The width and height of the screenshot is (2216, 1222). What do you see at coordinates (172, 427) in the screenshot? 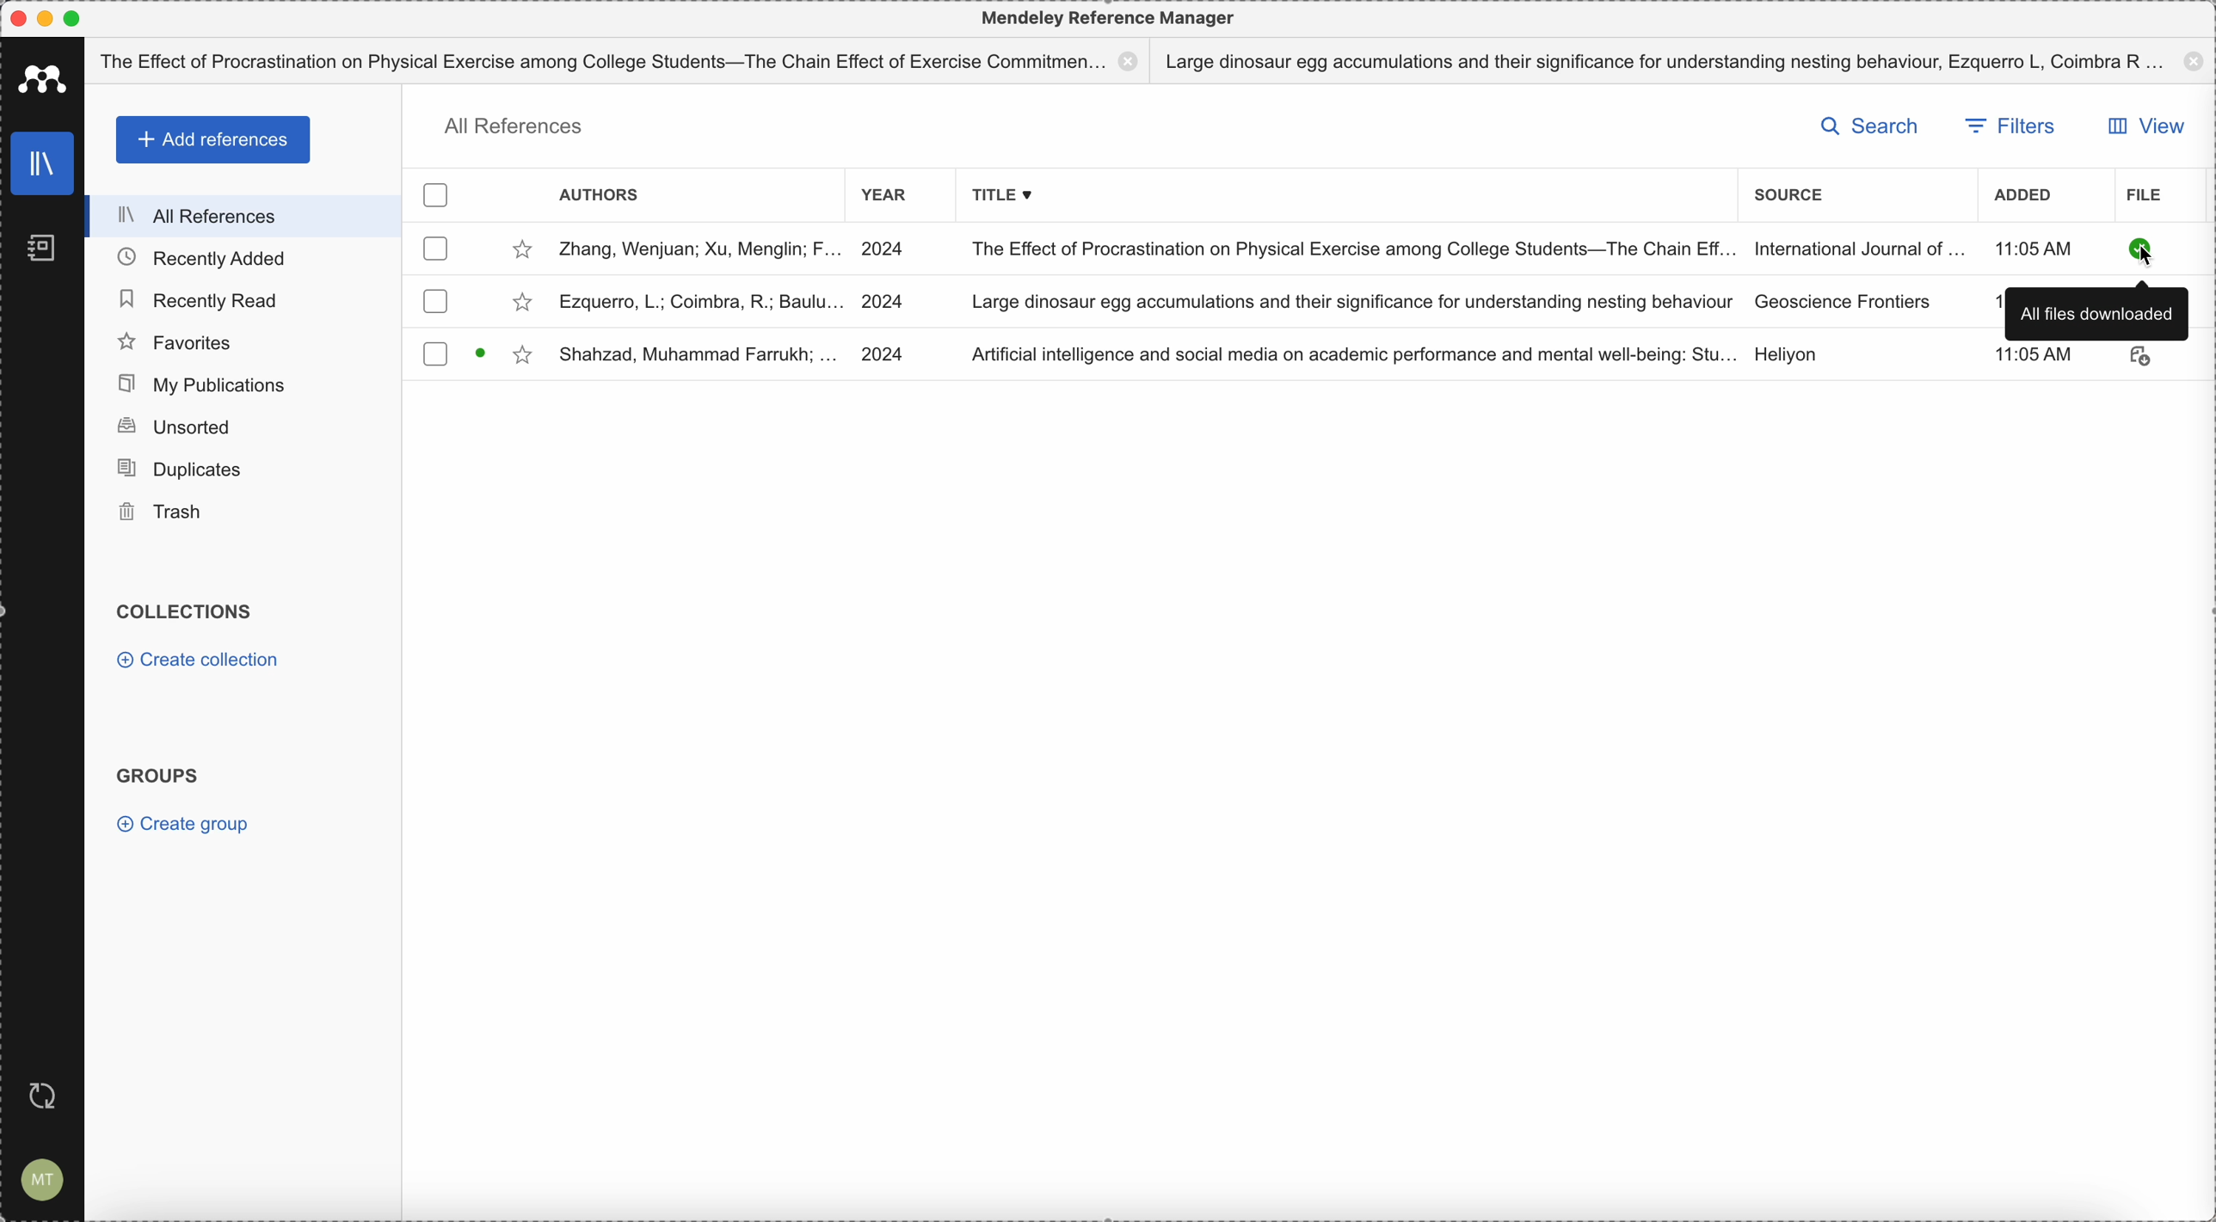
I see `unsorted` at bounding box center [172, 427].